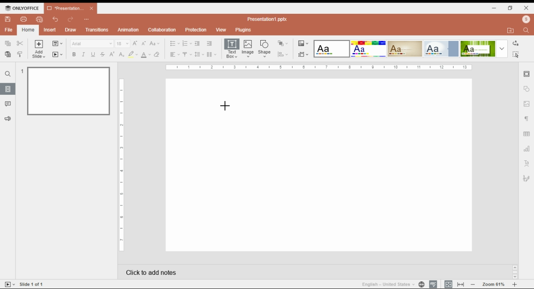 This screenshot has height=289, width=534. What do you see at coordinates (112, 54) in the screenshot?
I see `superscript` at bounding box center [112, 54].